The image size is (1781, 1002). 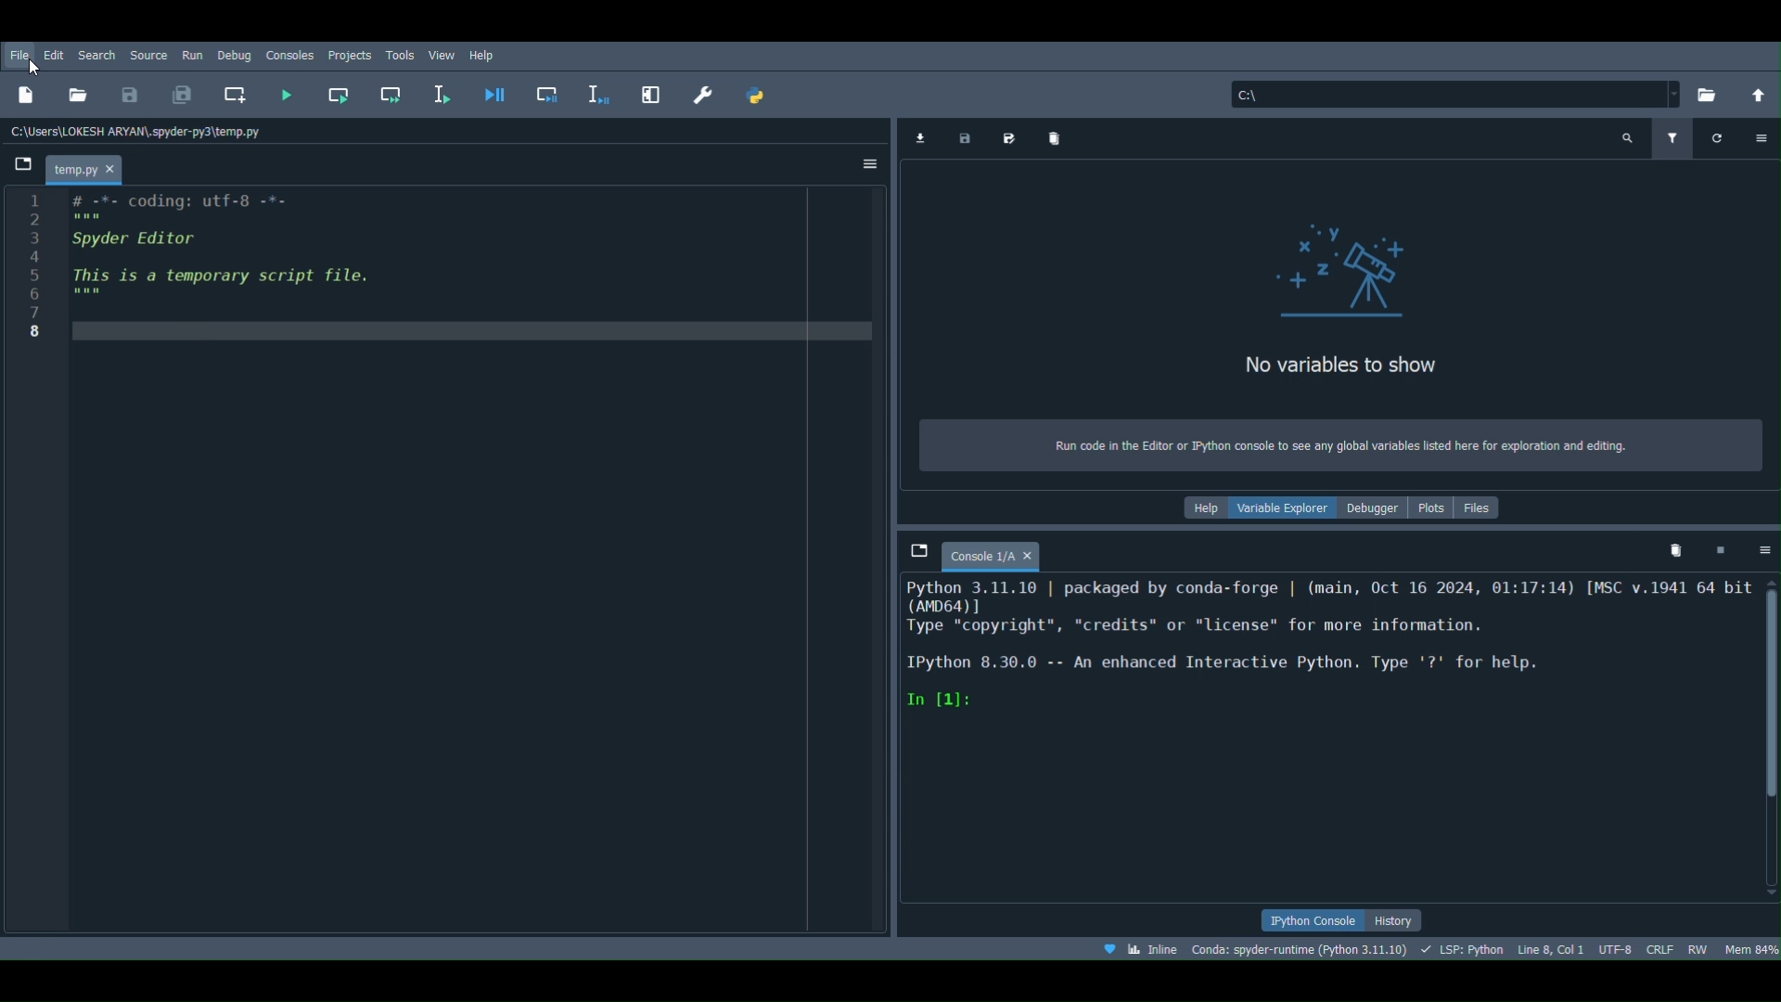 What do you see at coordinates (179, 92) in the screenshot?
I see `Save all files (Ctrl + Alt + S)` at bounding box center [179, 92].